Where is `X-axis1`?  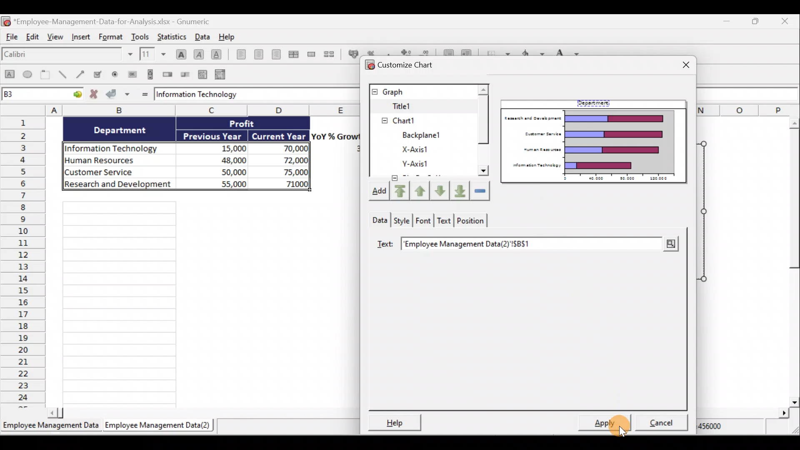
X-axis1 is located at coordinates (417, 135).